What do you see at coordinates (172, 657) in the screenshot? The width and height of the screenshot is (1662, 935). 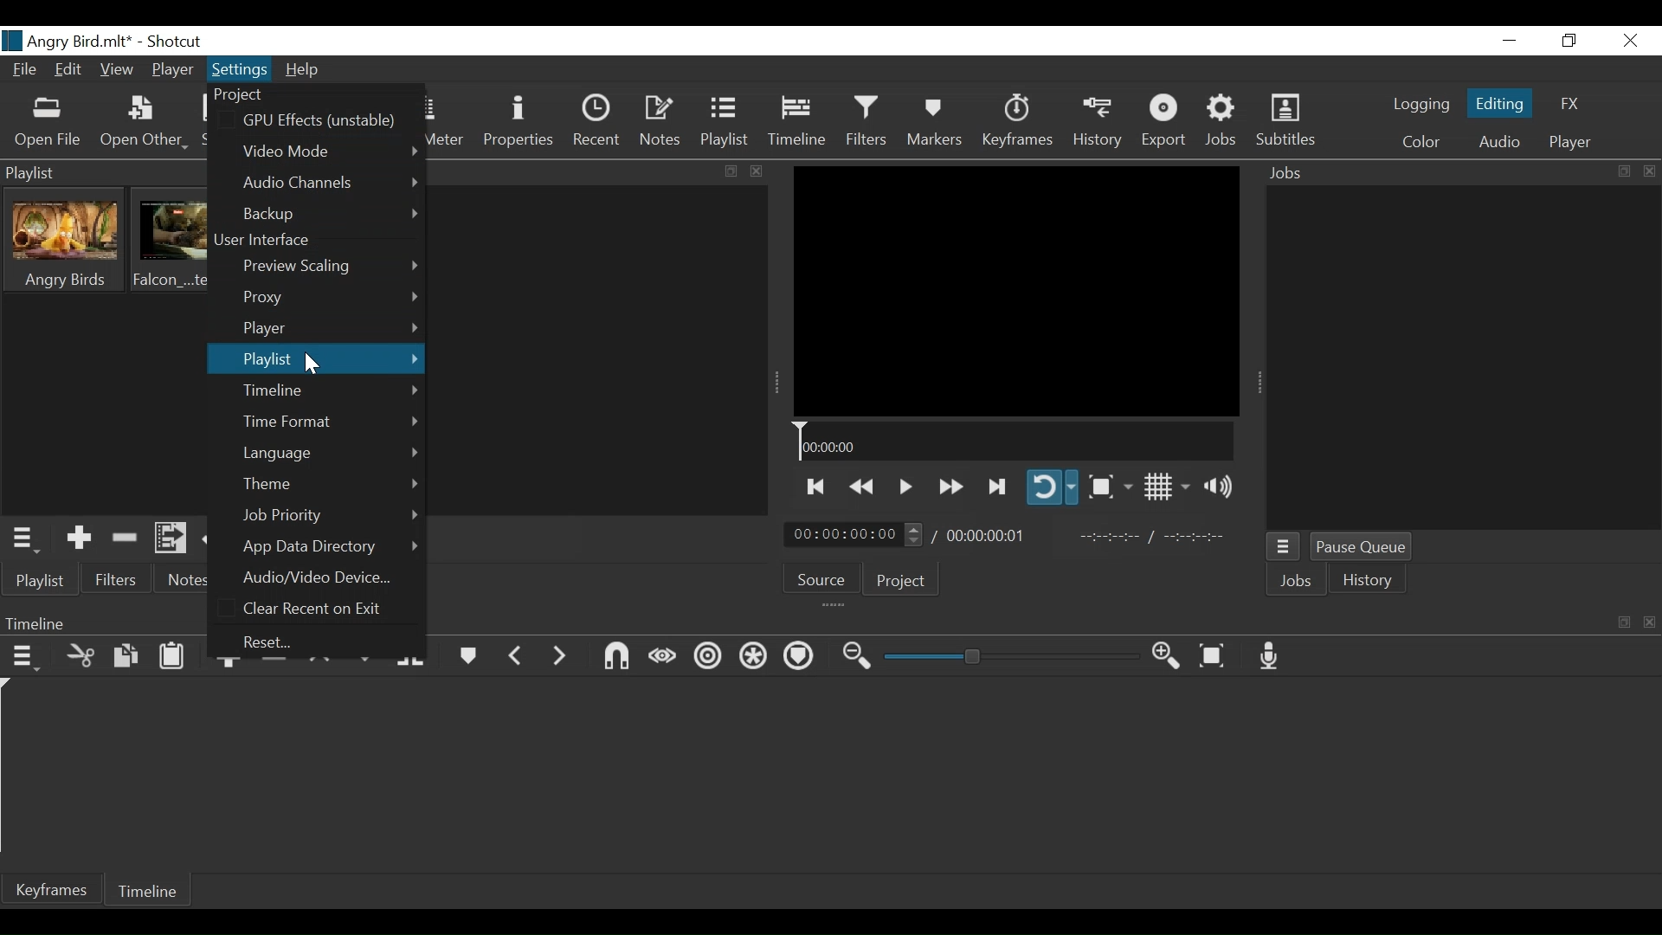 I see `Paste` at bounding box center [172, 657].